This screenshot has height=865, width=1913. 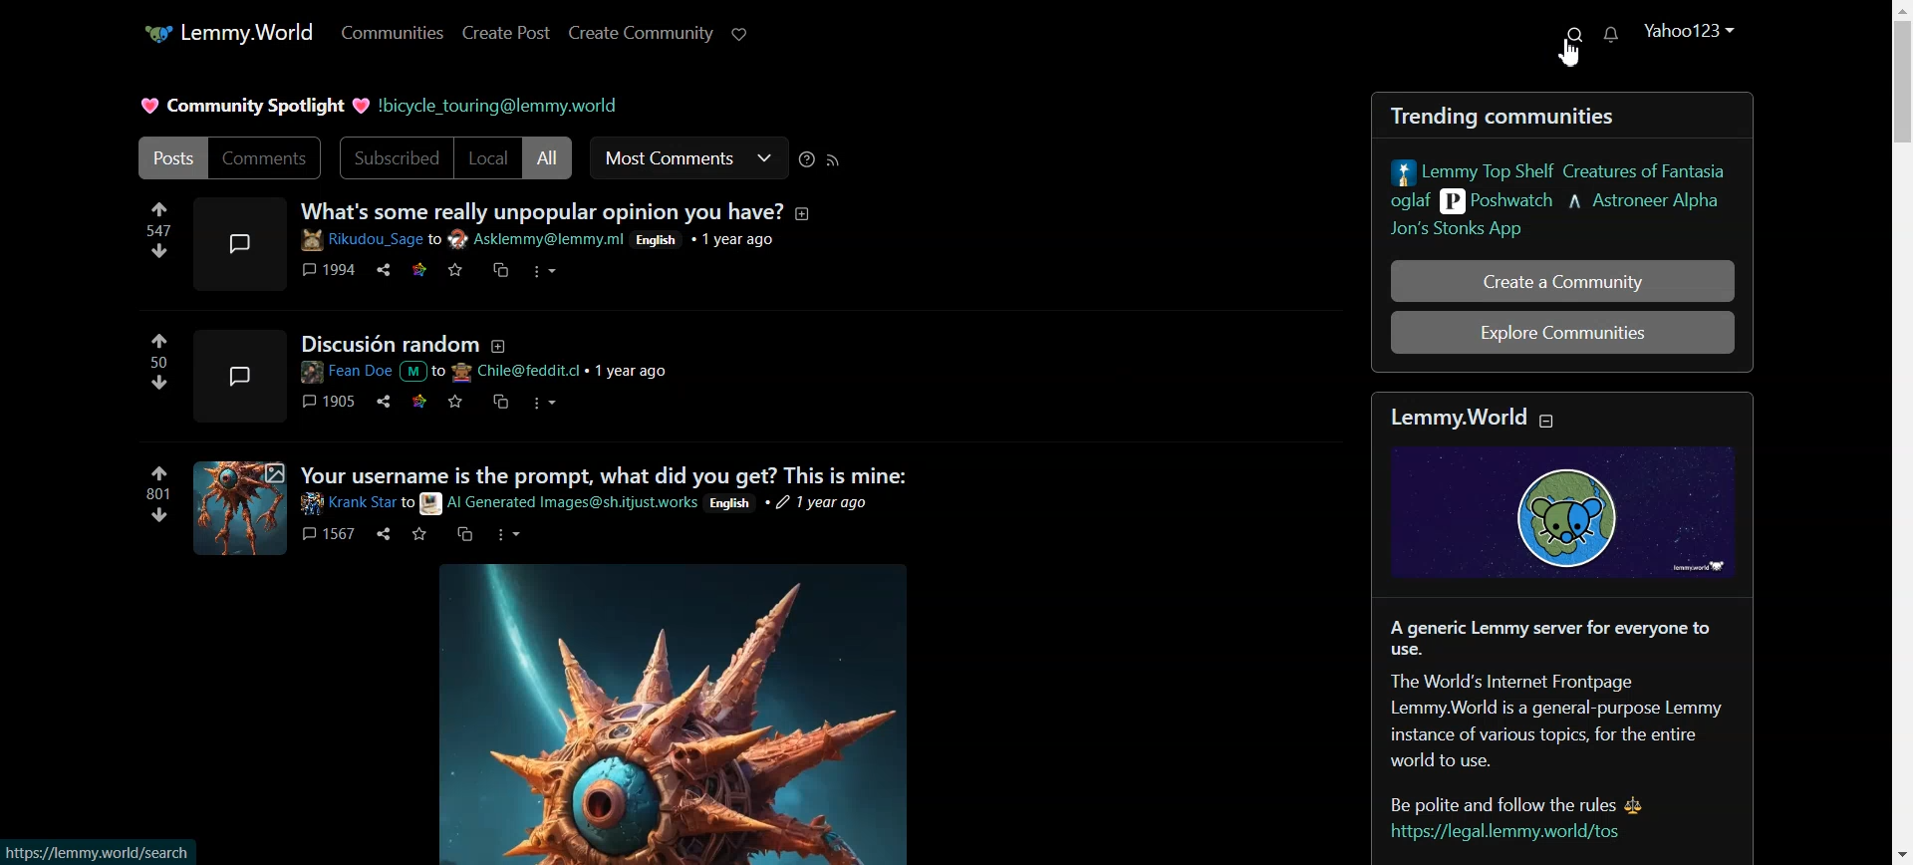 I want to click on Comments, so click(x=268, y=157).